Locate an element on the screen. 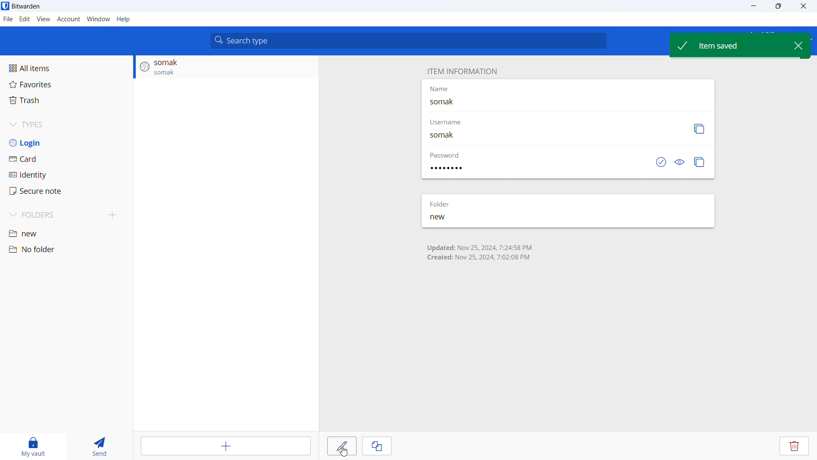 The image size is (817, 460). all items is located at coordinates (66, 68).